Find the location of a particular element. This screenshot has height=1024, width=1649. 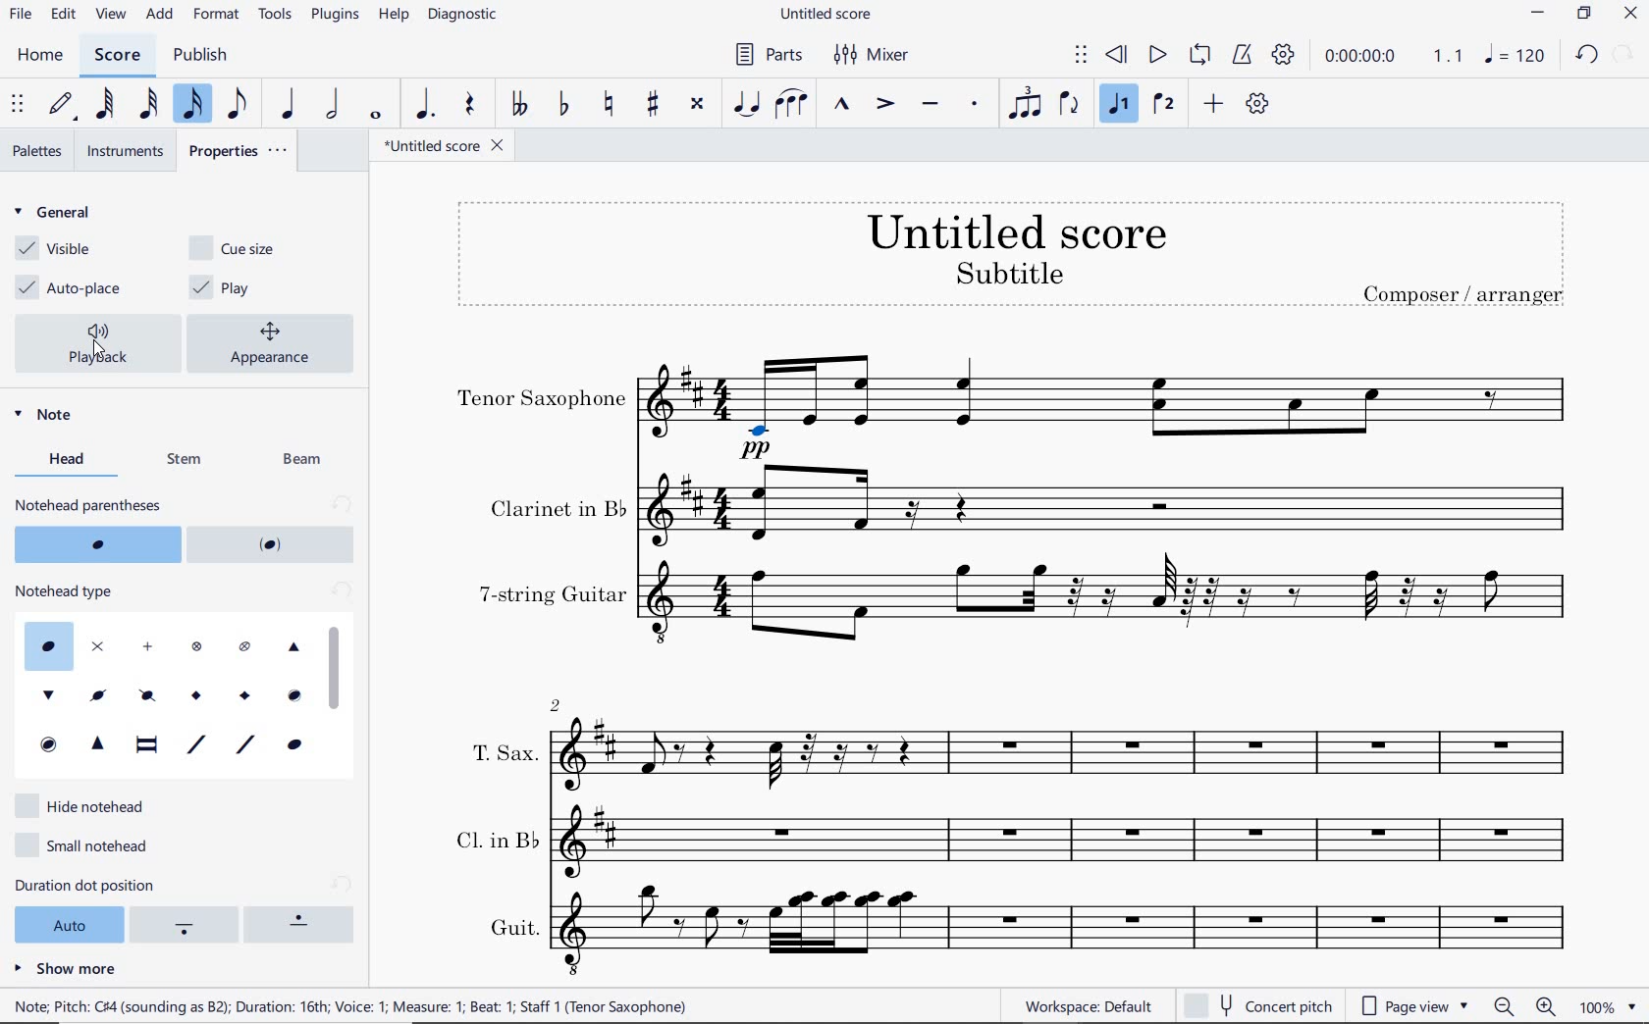

palettes is located at coordinates (38, 151).